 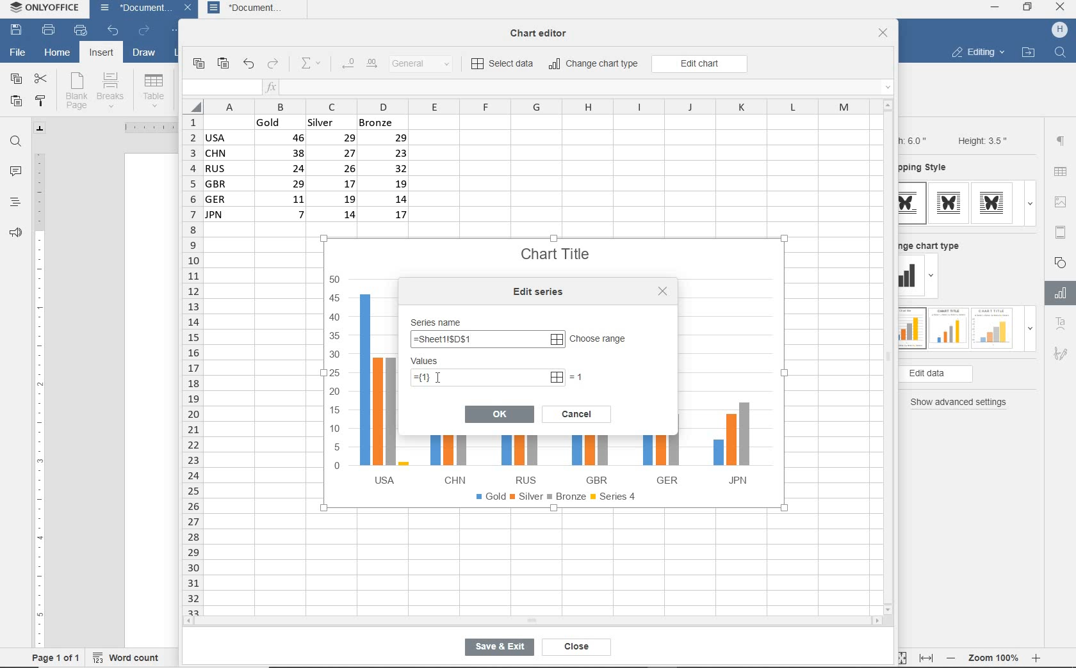 I want to click on redo, so click(x=143, y=31).